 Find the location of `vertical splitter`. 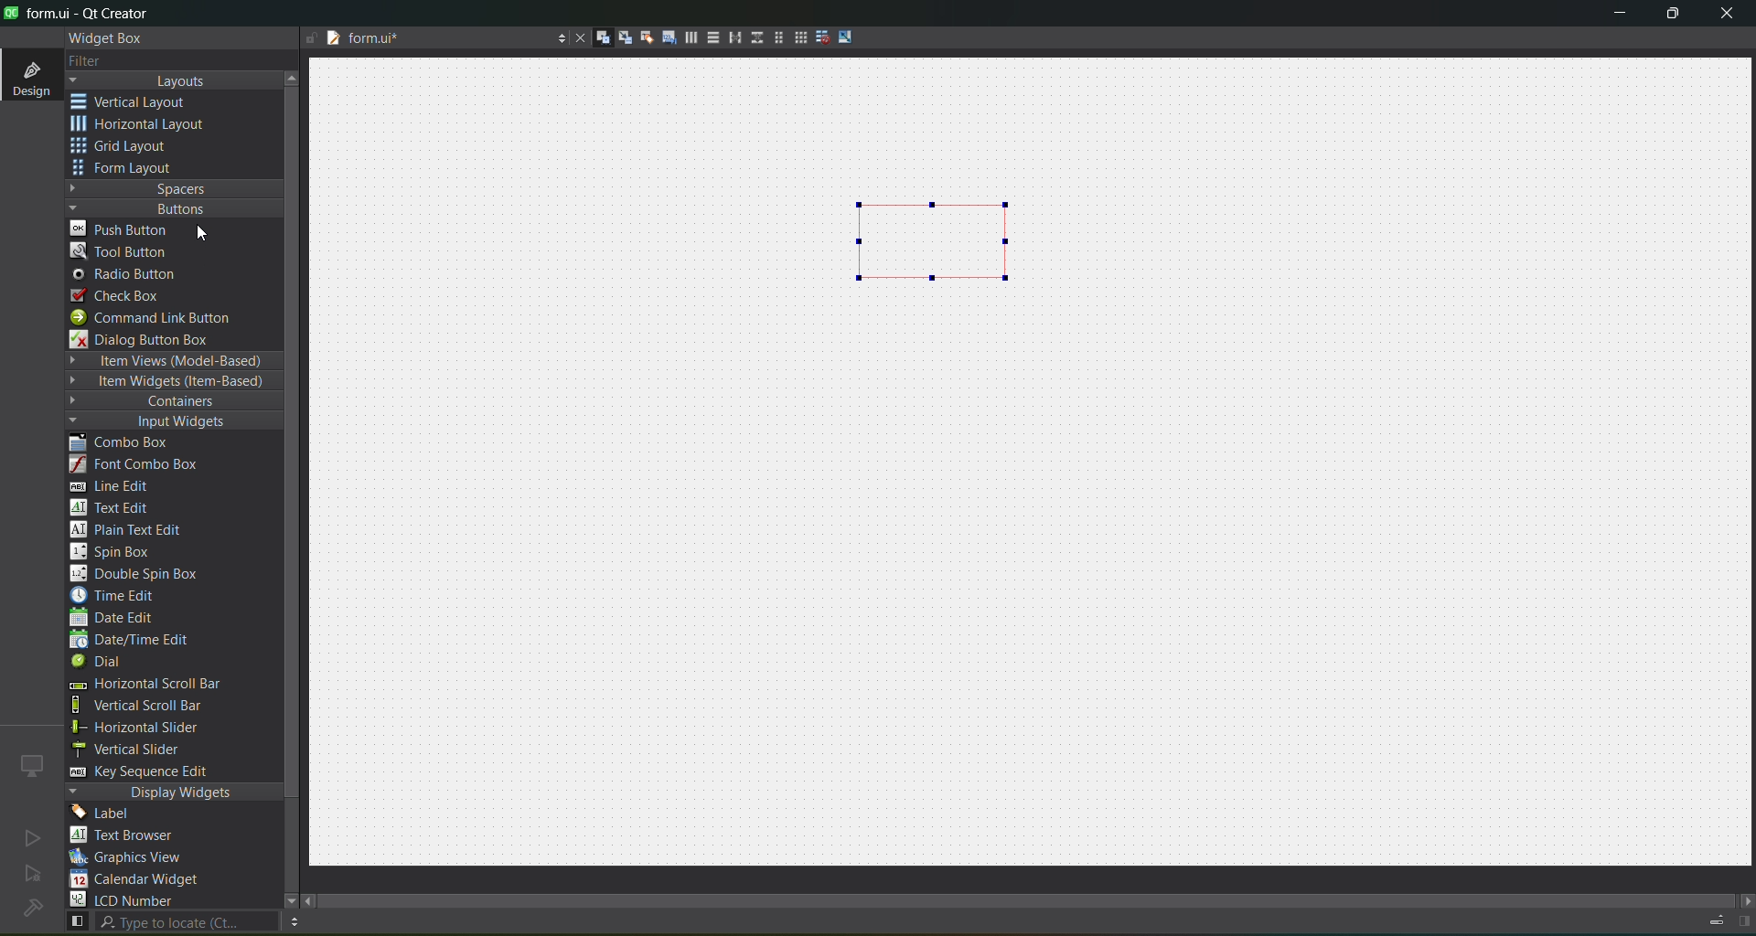

vertical splitter is located at coordinates (755, 41).